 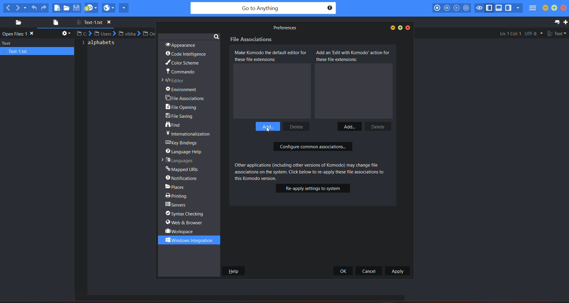 What do you see at coordinates (182, 63) in the screenshot?
I see `color scheme` at bounding box center [182, 63].